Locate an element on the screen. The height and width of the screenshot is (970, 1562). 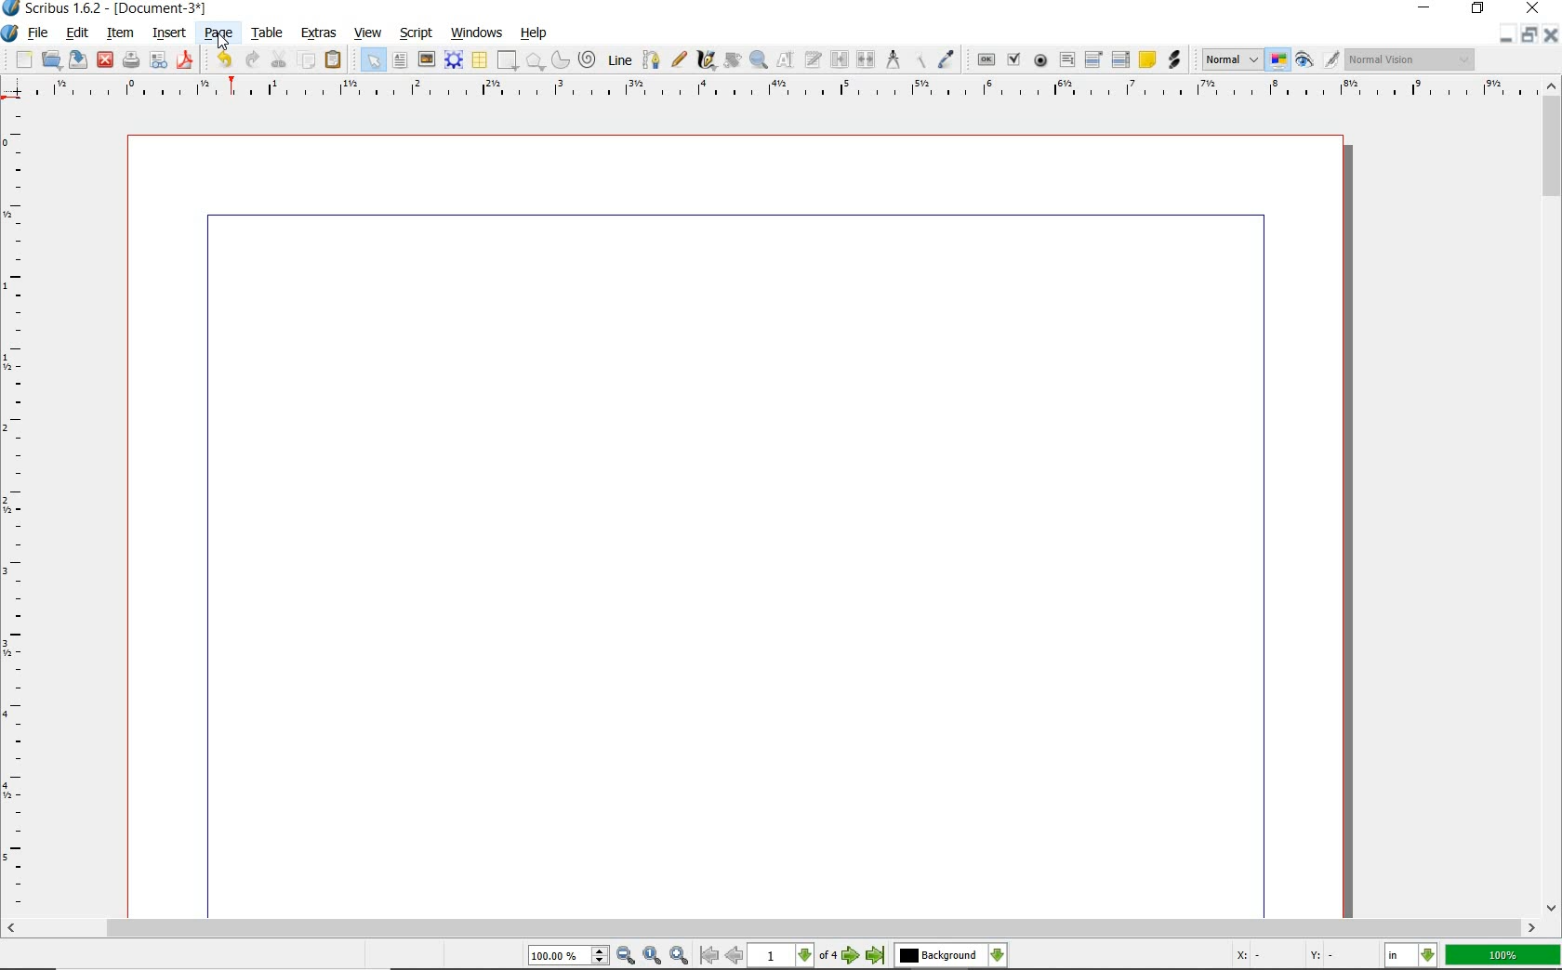
Bezier curve is located at coordinates (652, 59).